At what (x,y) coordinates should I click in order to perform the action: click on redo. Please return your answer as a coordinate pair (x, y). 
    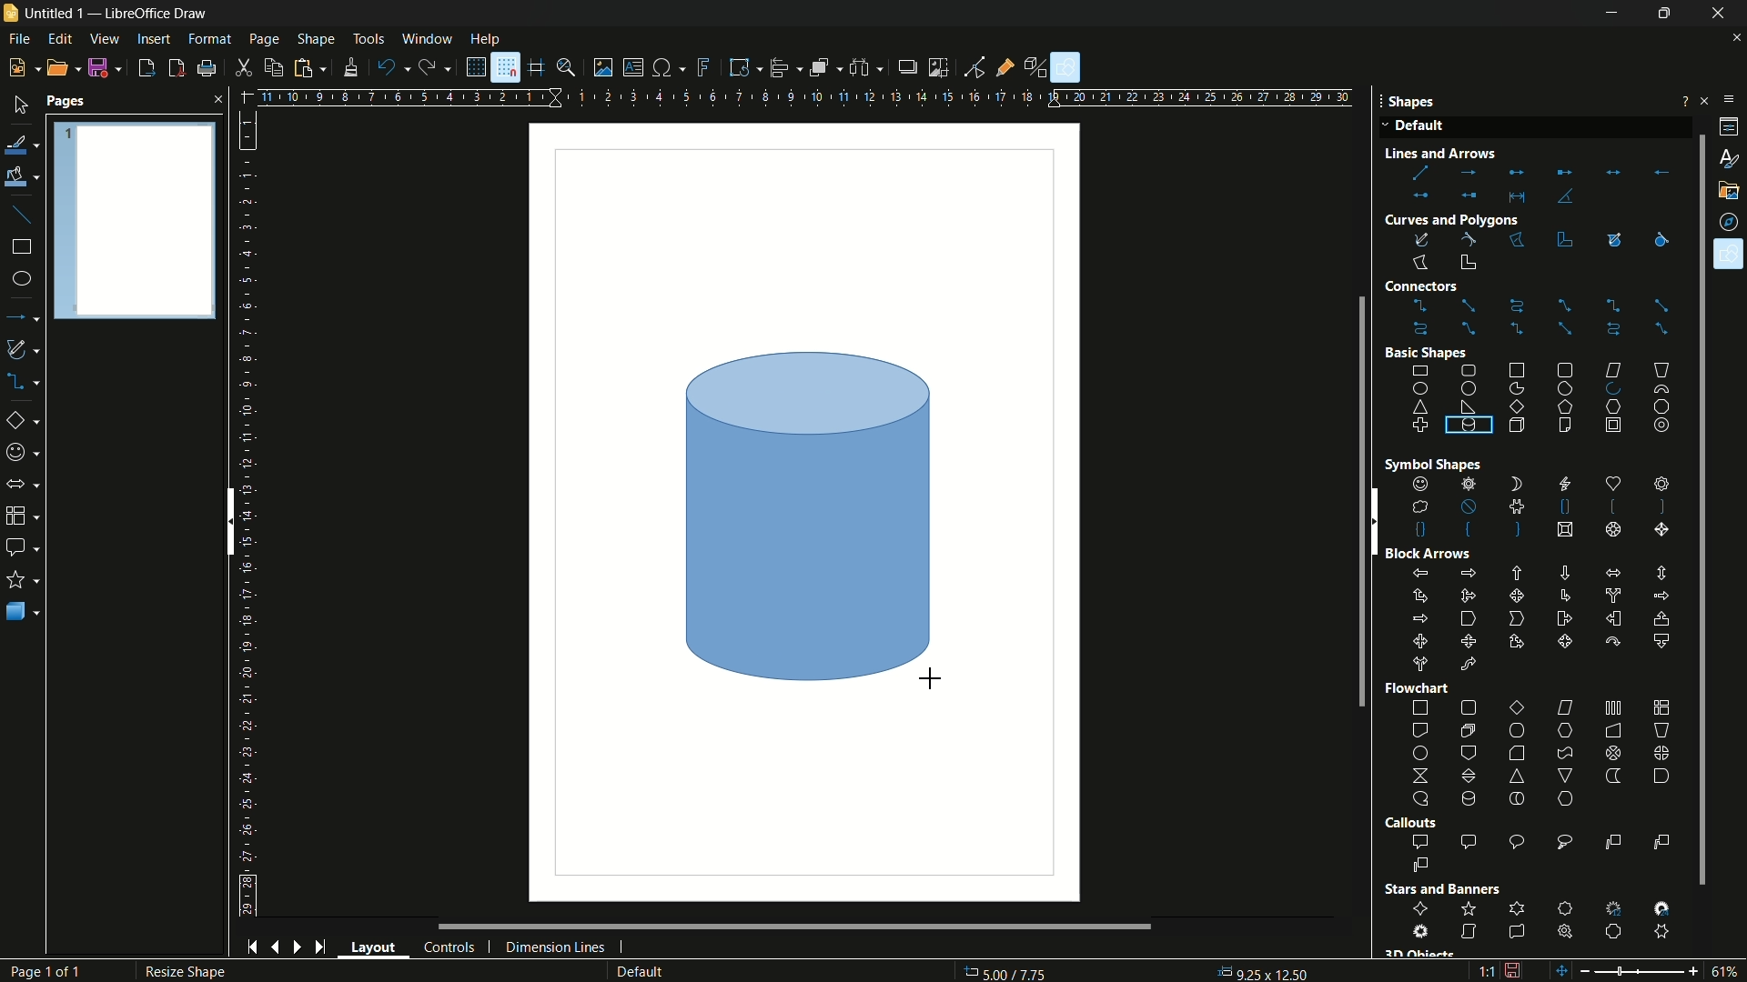
    Looking at the image, I should click on (435, 66).